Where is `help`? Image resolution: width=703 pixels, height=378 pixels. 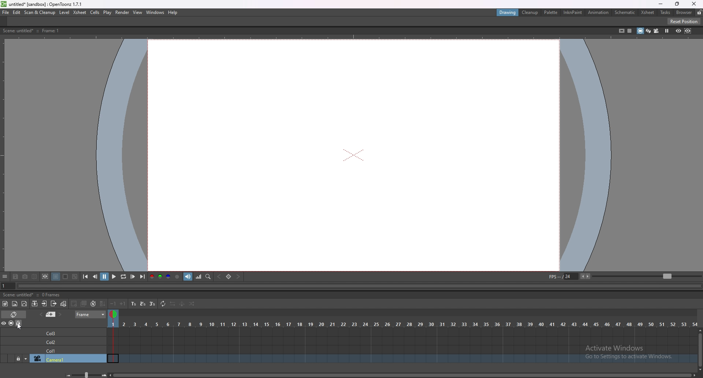 help is located at coordinates (174, 12).